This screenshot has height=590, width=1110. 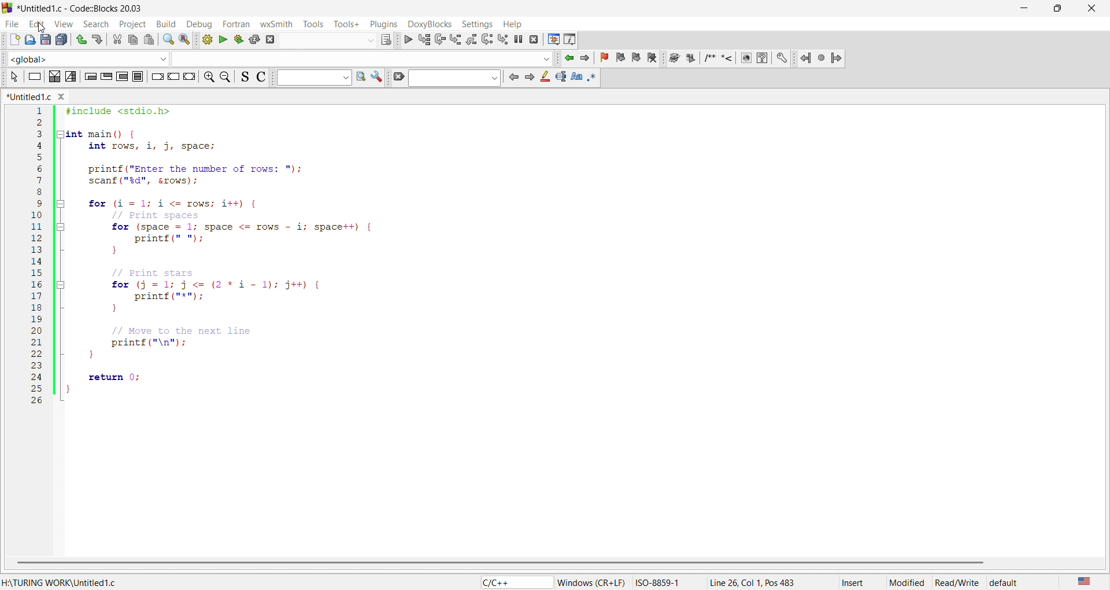 I want to click on tools+, so click(x=349, y=25).